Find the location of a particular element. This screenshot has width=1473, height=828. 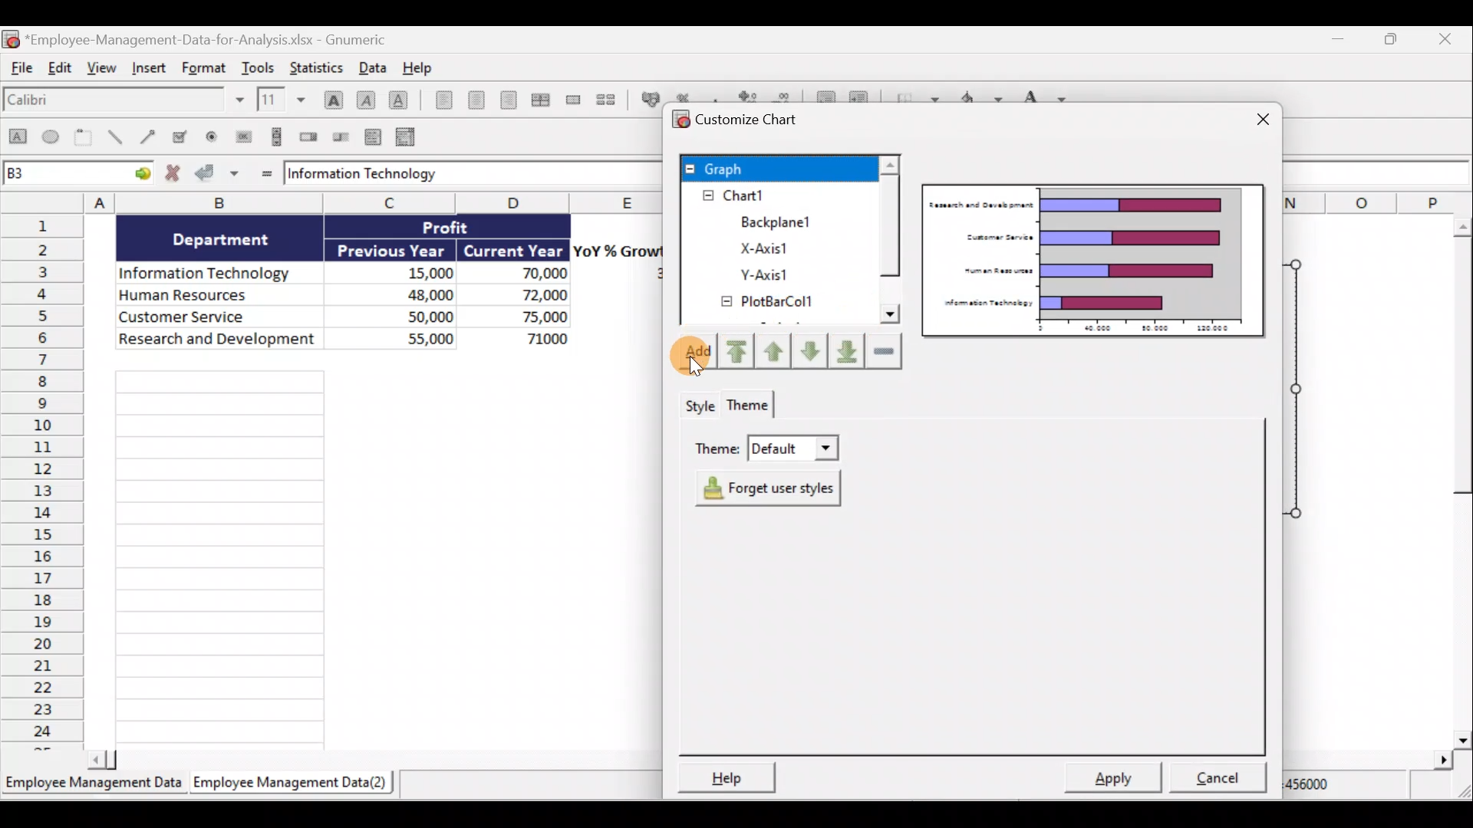

Sheet 1 is located at coordinates (94, 786).